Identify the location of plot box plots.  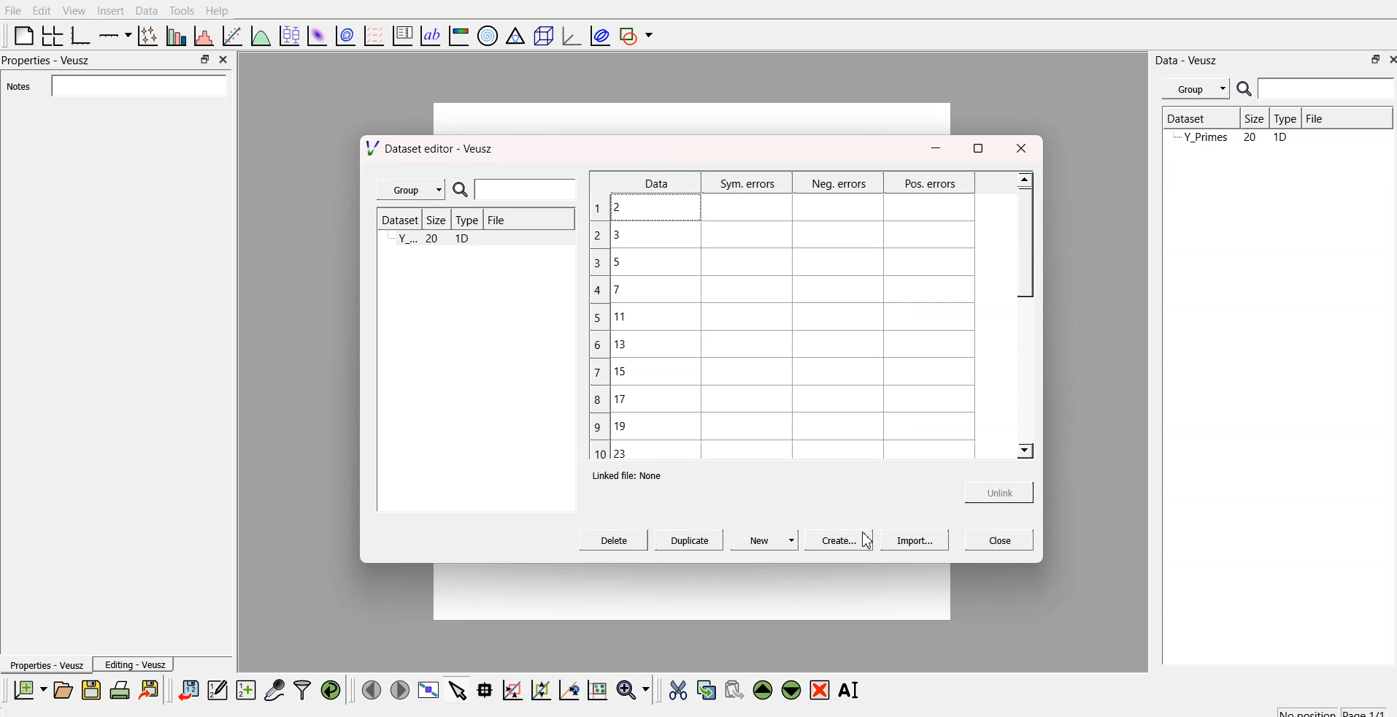
(288, 35).